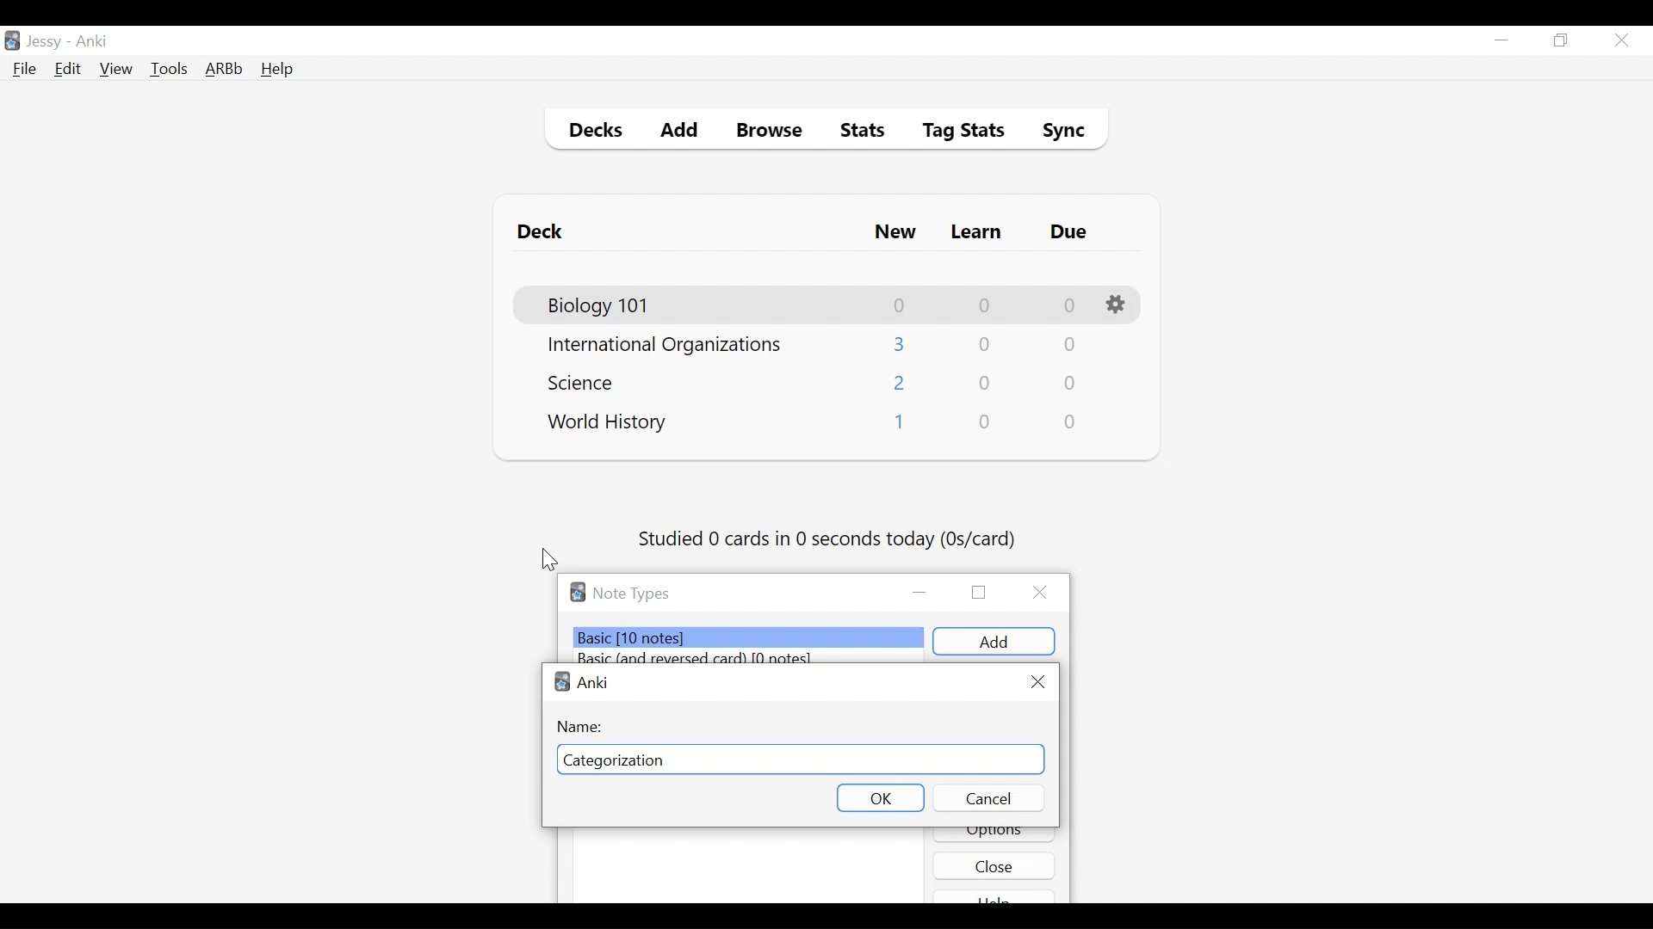 The image size is (1653, 929). What do you see at coordinates (1037, 682) in the screenshot?
I see `Close` at bounding box center [1037, 682].